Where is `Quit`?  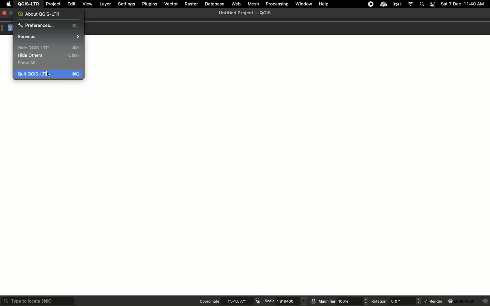 Quit is located at coordinates (49, 74).